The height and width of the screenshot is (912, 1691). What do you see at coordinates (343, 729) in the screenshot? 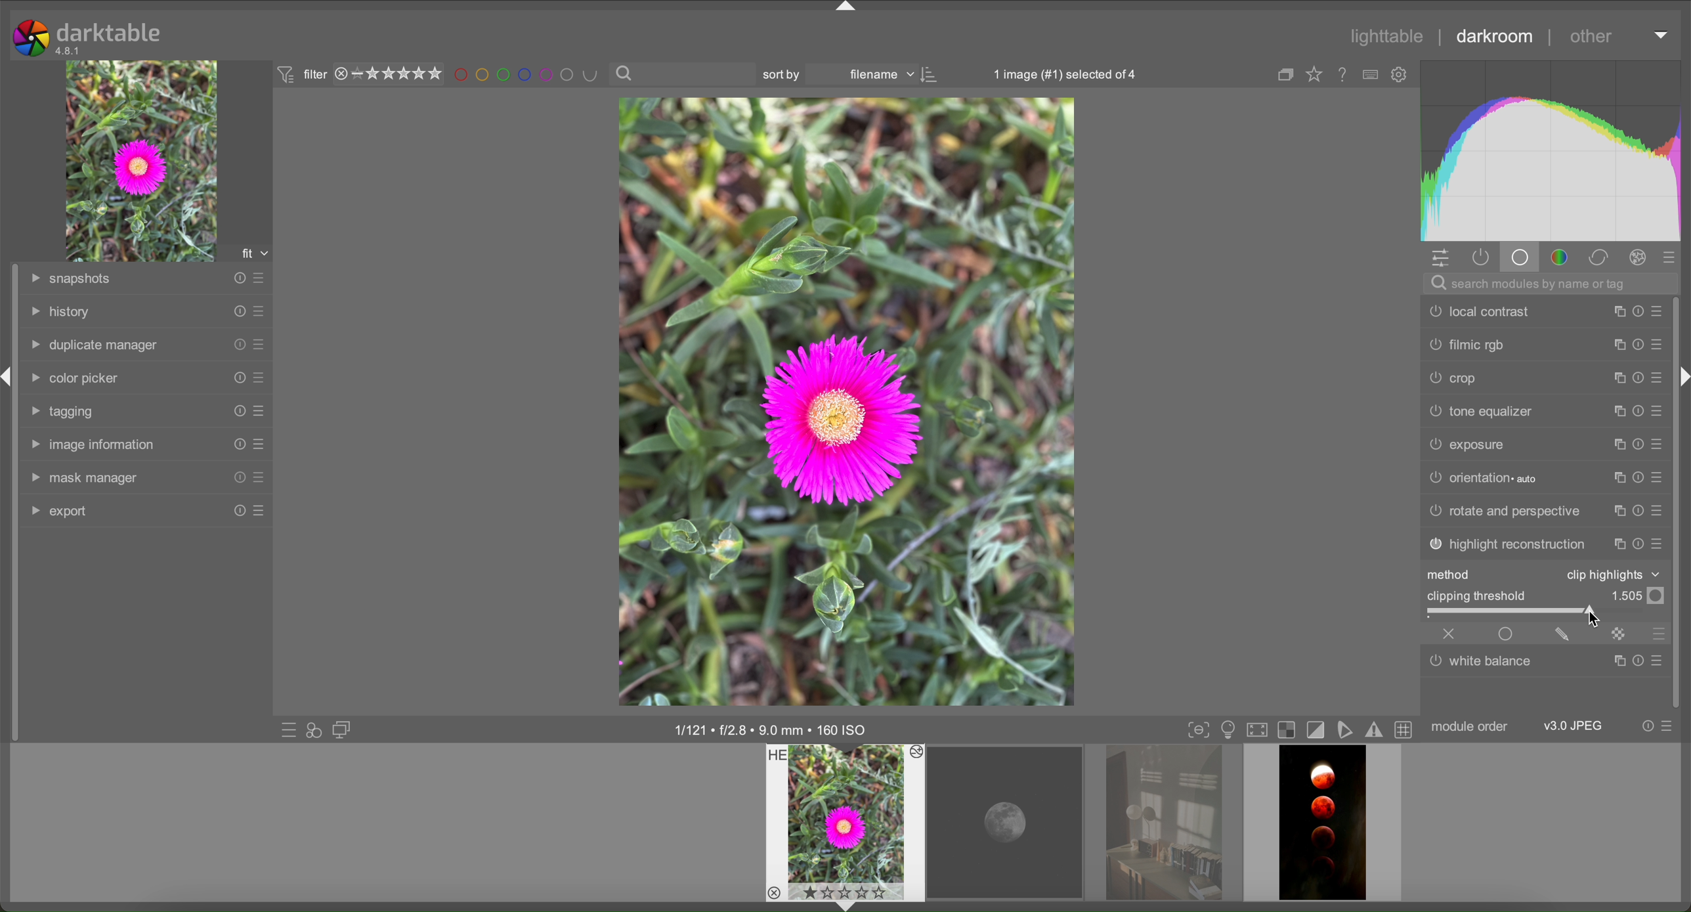
I see `display a second darkroom image window` at bounding box center [343, 729].